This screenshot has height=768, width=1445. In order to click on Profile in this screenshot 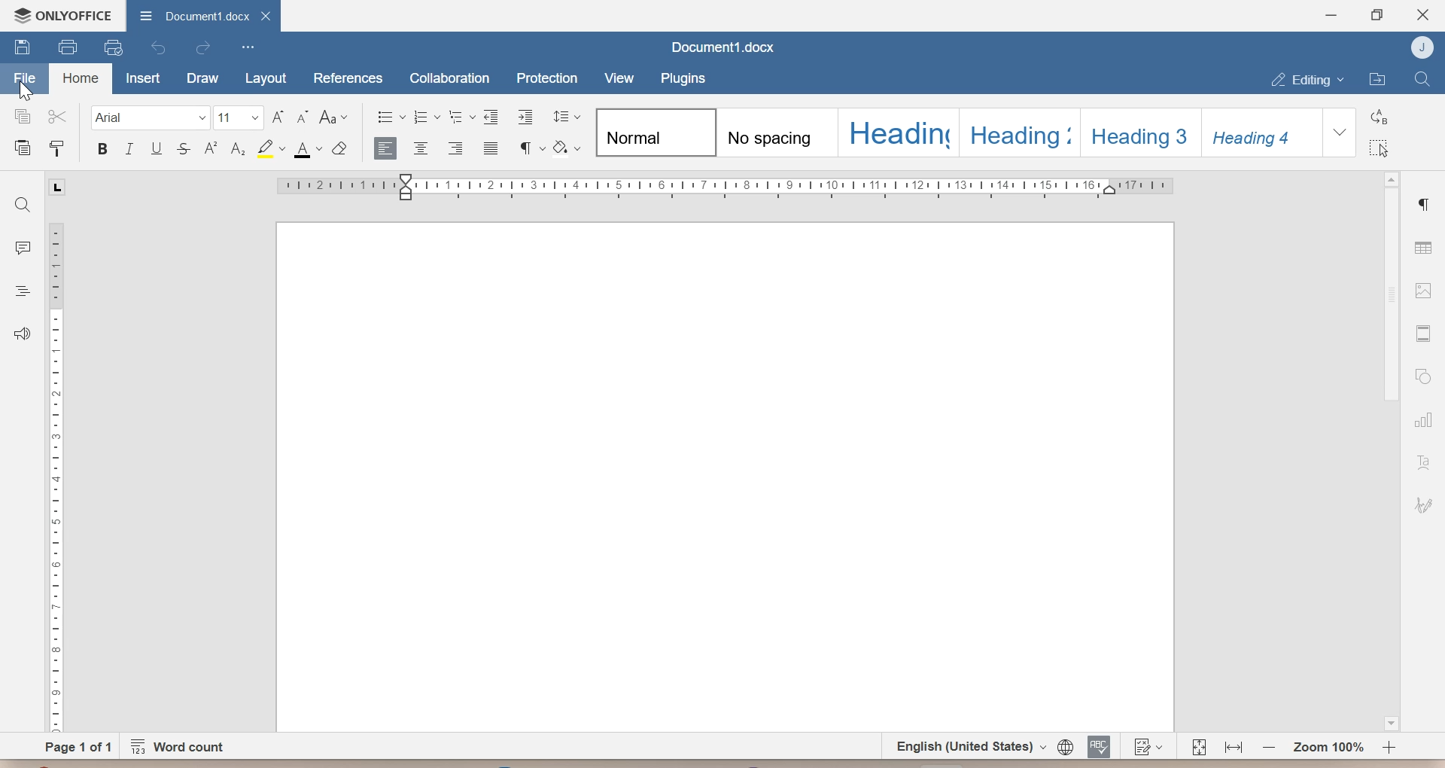, I will do `click(1419, 47)`.